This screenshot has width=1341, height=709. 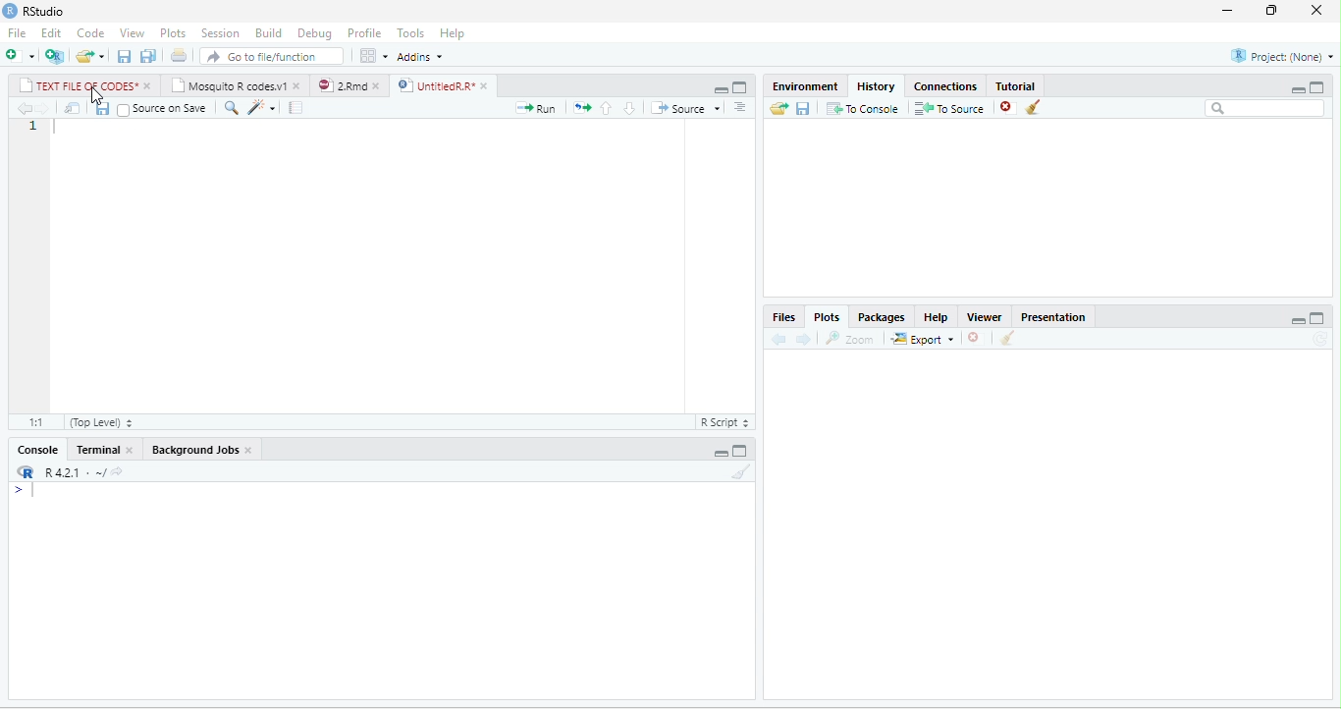 What do you see at coordinates (90, 33) in the screenshot?
I see `Code` at bounding box center [90, 33].